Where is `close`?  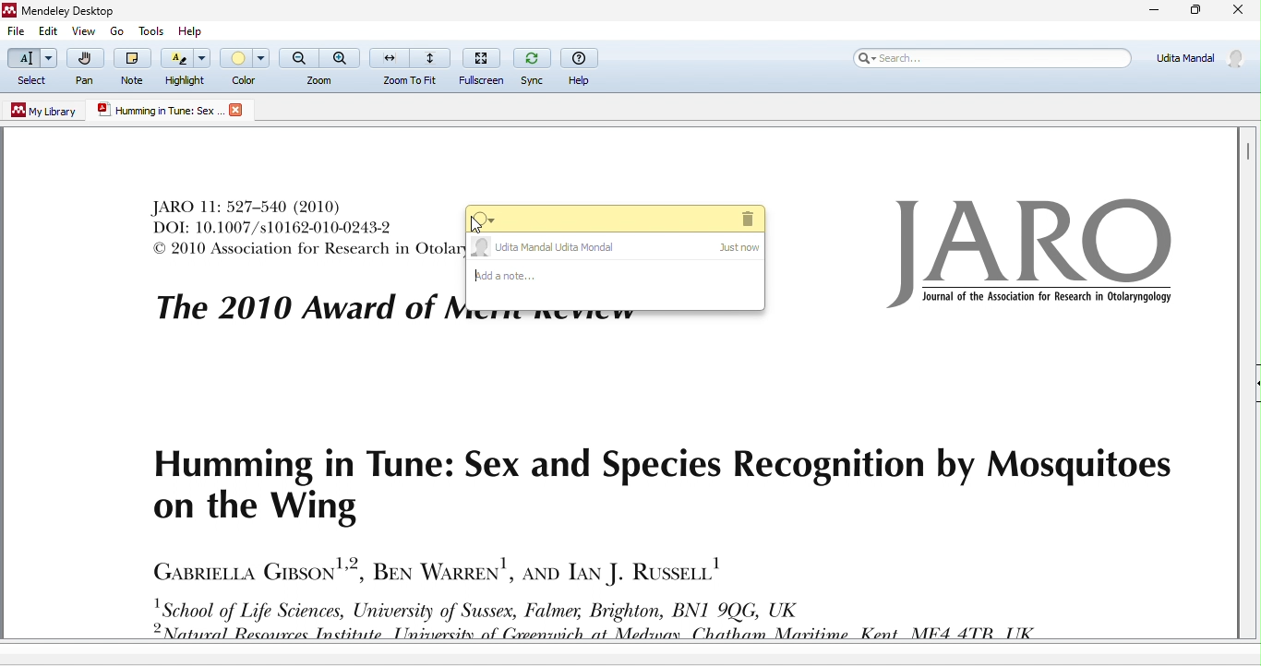
close is located at coordinates (237, 111).